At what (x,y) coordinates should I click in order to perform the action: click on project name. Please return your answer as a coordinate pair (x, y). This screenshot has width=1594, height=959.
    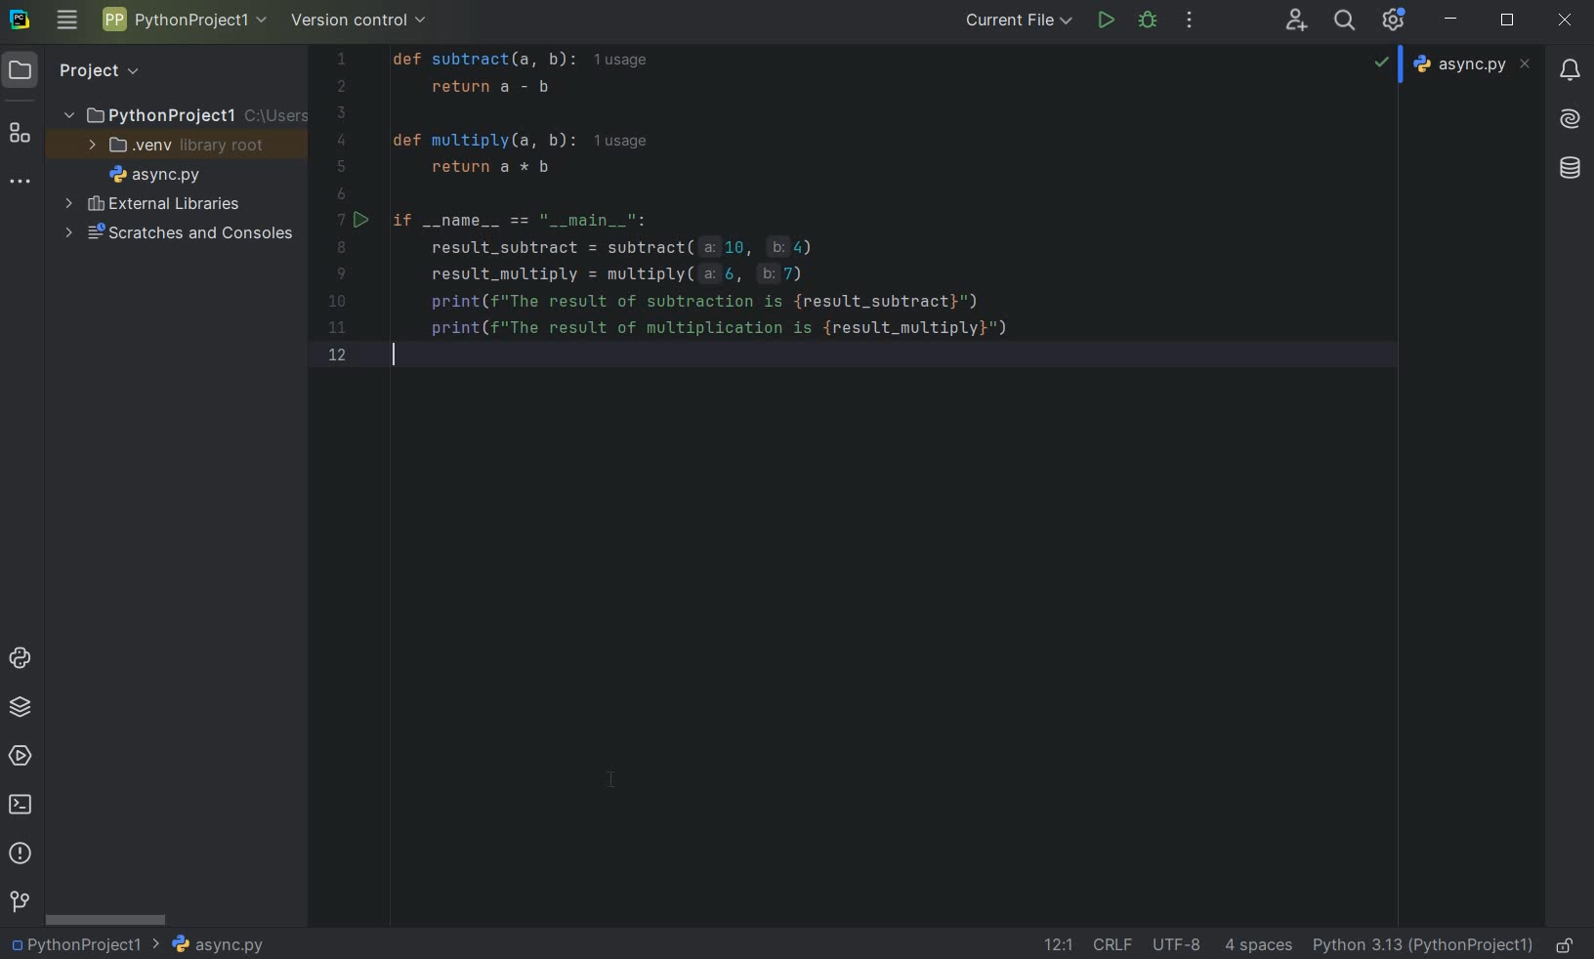
    Looking at the image, I should click on (184, 20).